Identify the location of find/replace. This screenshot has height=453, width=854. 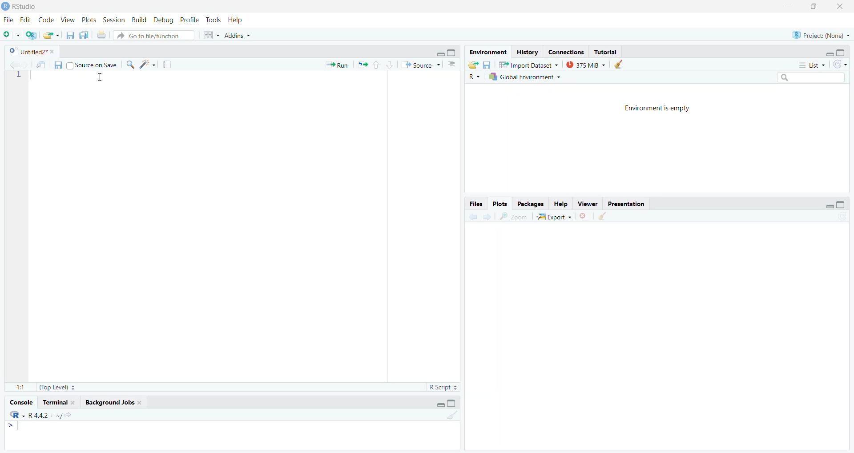
(130, 64).